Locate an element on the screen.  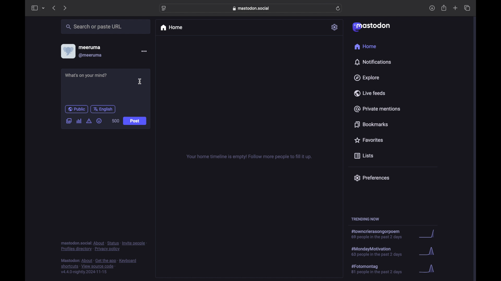
add  poll is located at coordinates (79, 121).